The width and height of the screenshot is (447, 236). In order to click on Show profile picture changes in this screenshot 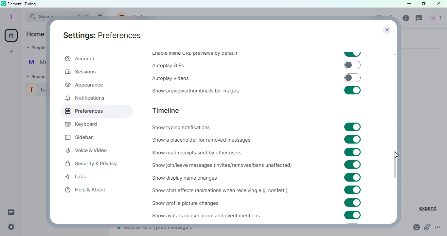, I will do `click(192, 203)`.